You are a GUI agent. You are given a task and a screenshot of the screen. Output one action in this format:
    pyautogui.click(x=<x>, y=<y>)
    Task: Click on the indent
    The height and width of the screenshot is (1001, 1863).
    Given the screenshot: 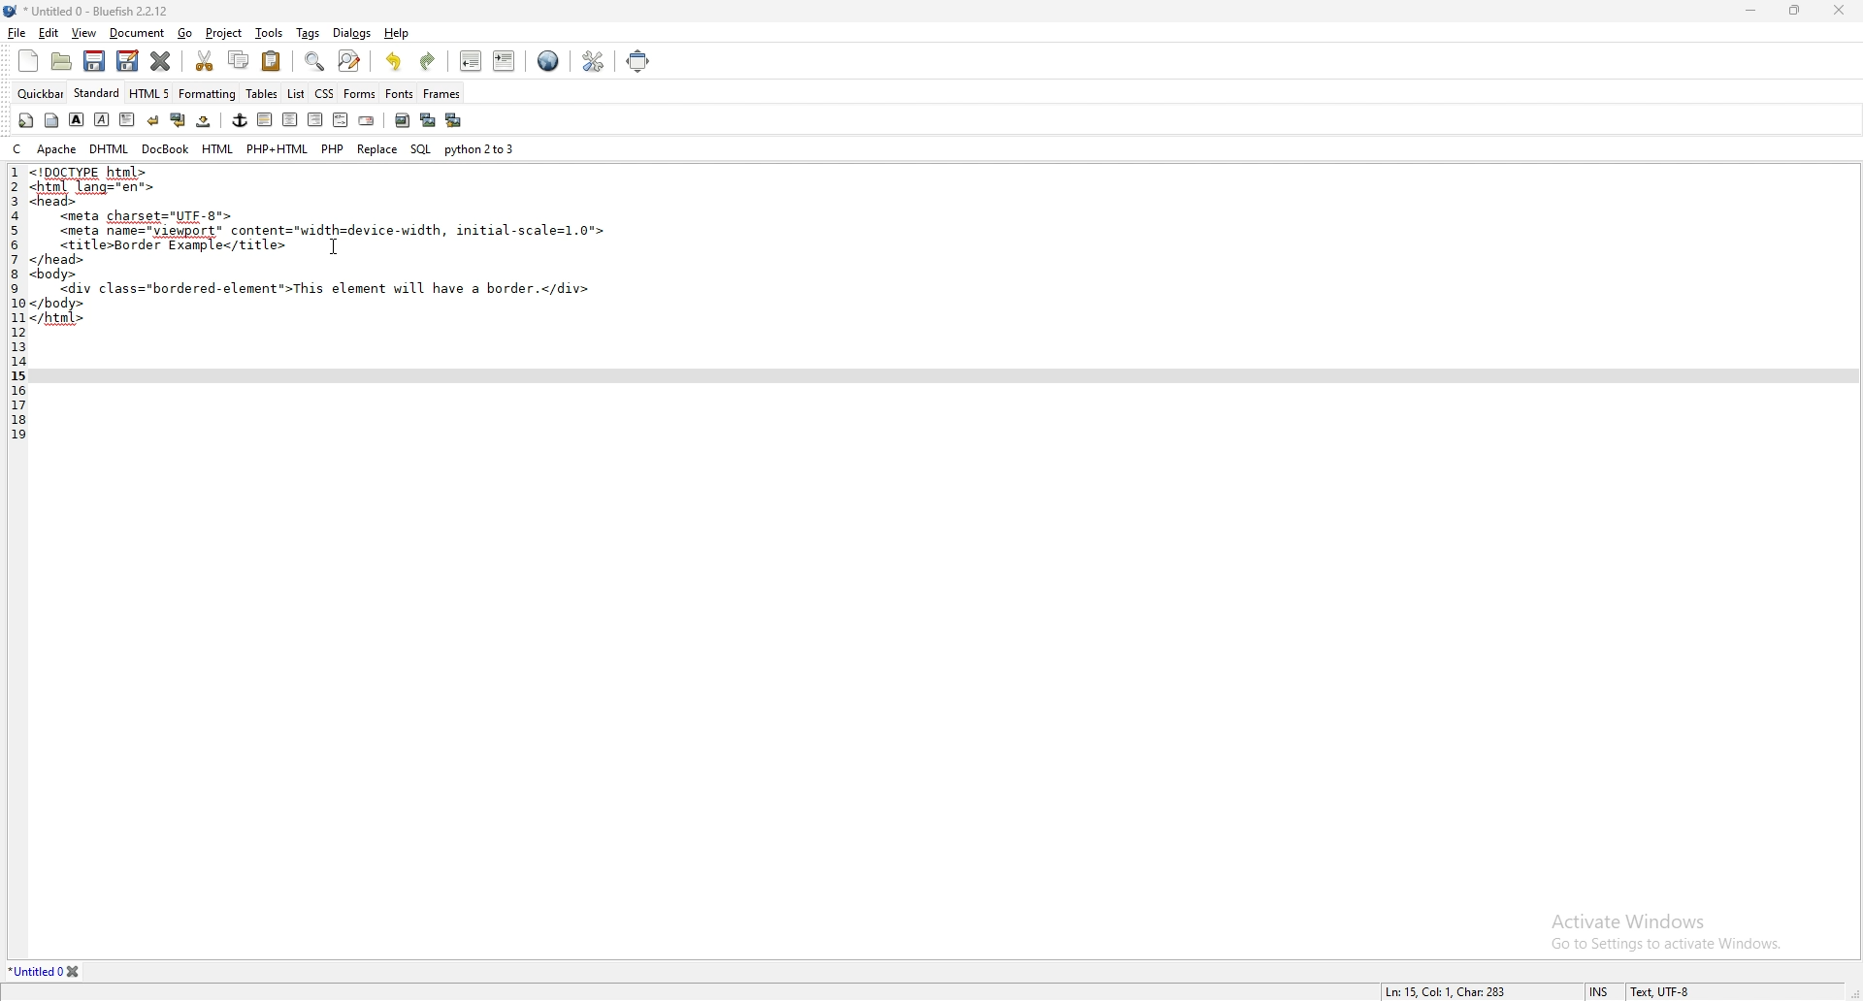 What is the action you would take?
    pyautogui.click(x=506, y=60)
    